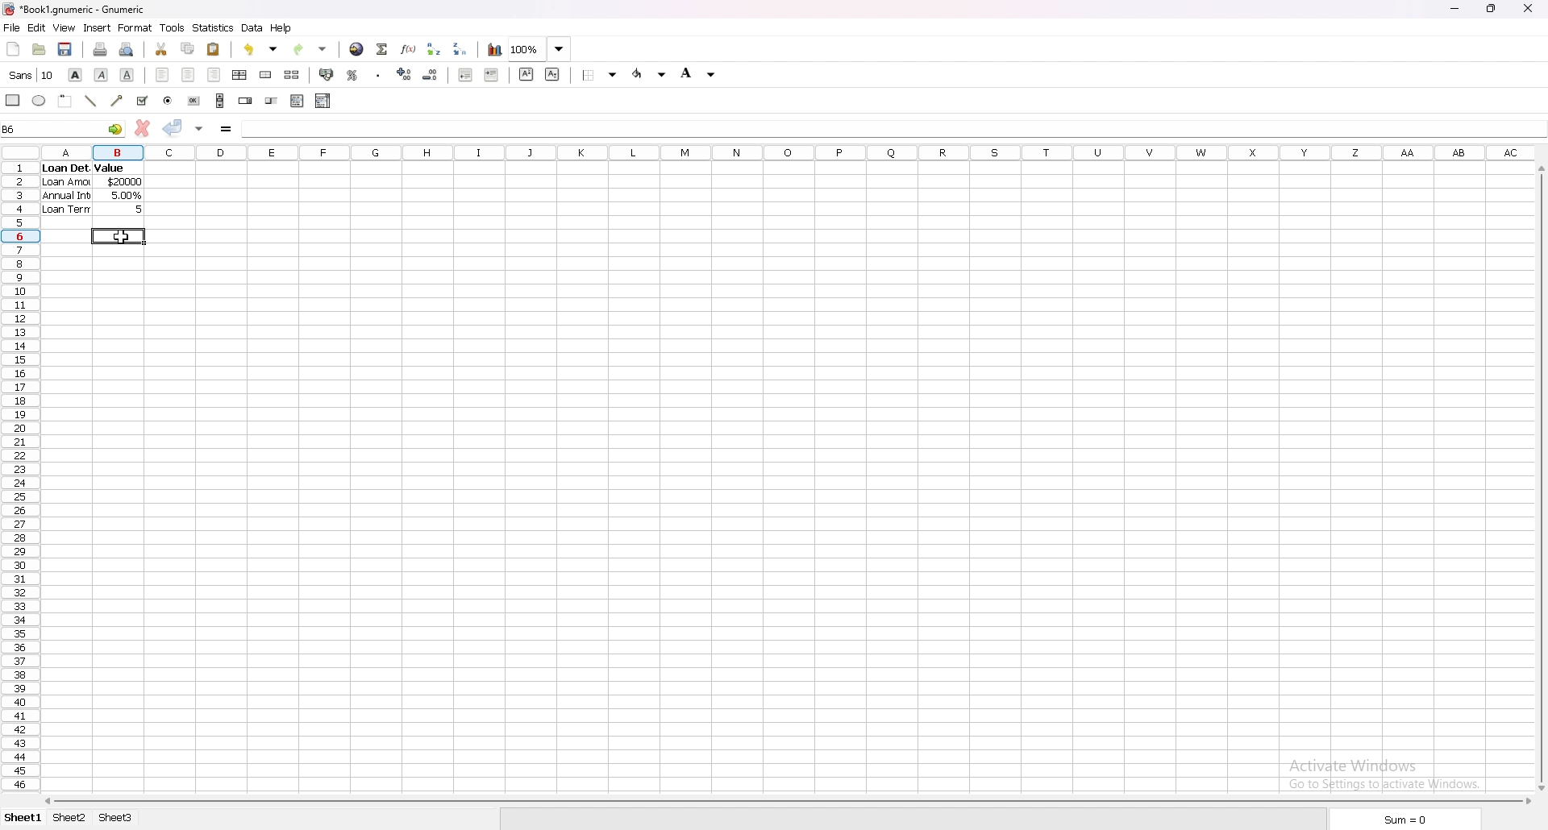  I want to click on underline, so click(127, 74).